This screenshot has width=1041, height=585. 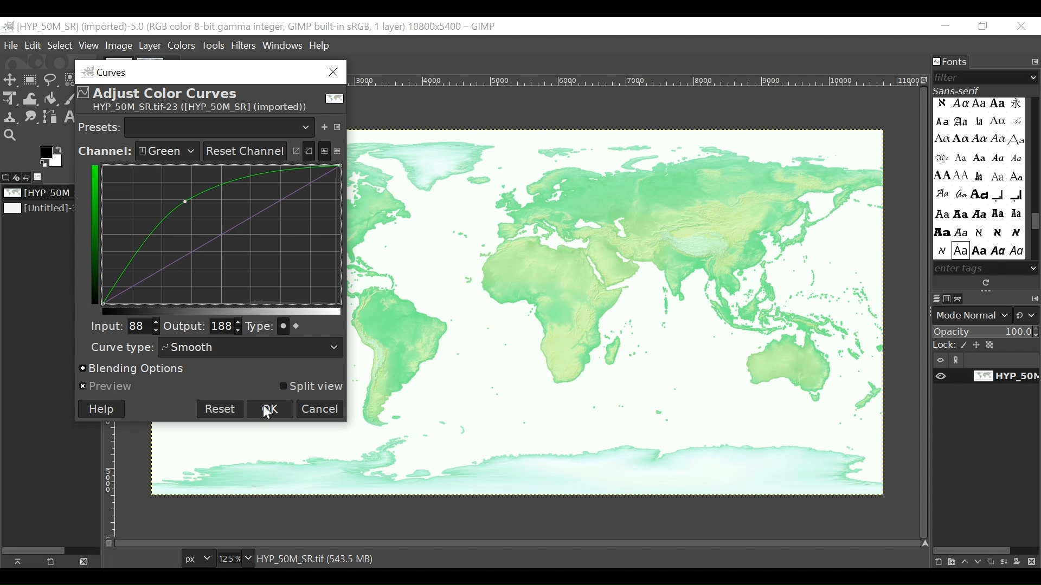 I want to click on Curve type, so click(x=119, y=347).